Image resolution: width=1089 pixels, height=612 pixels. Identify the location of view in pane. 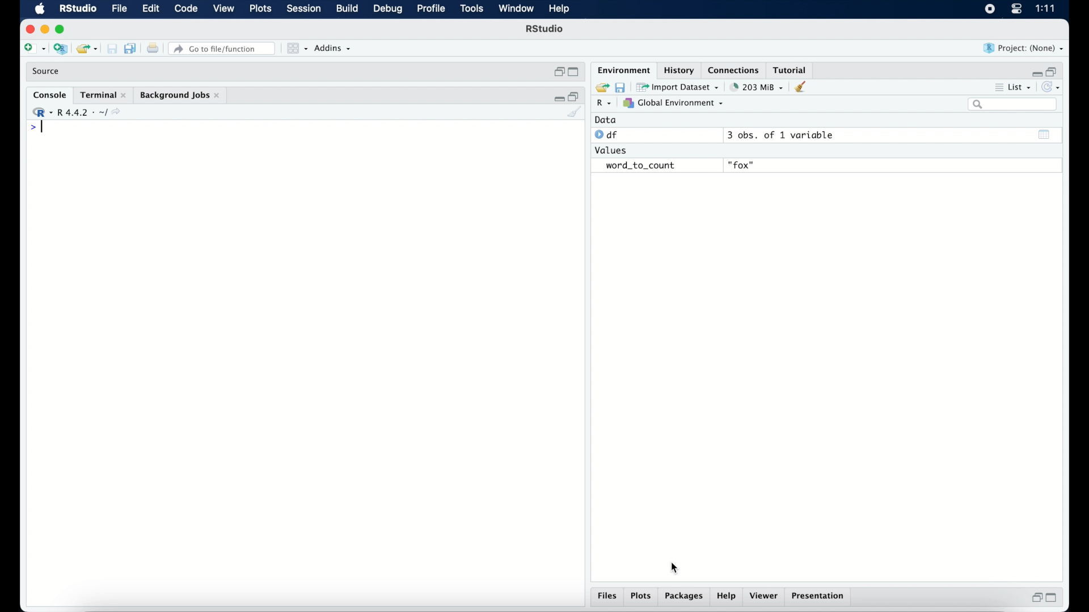
(296, 49).